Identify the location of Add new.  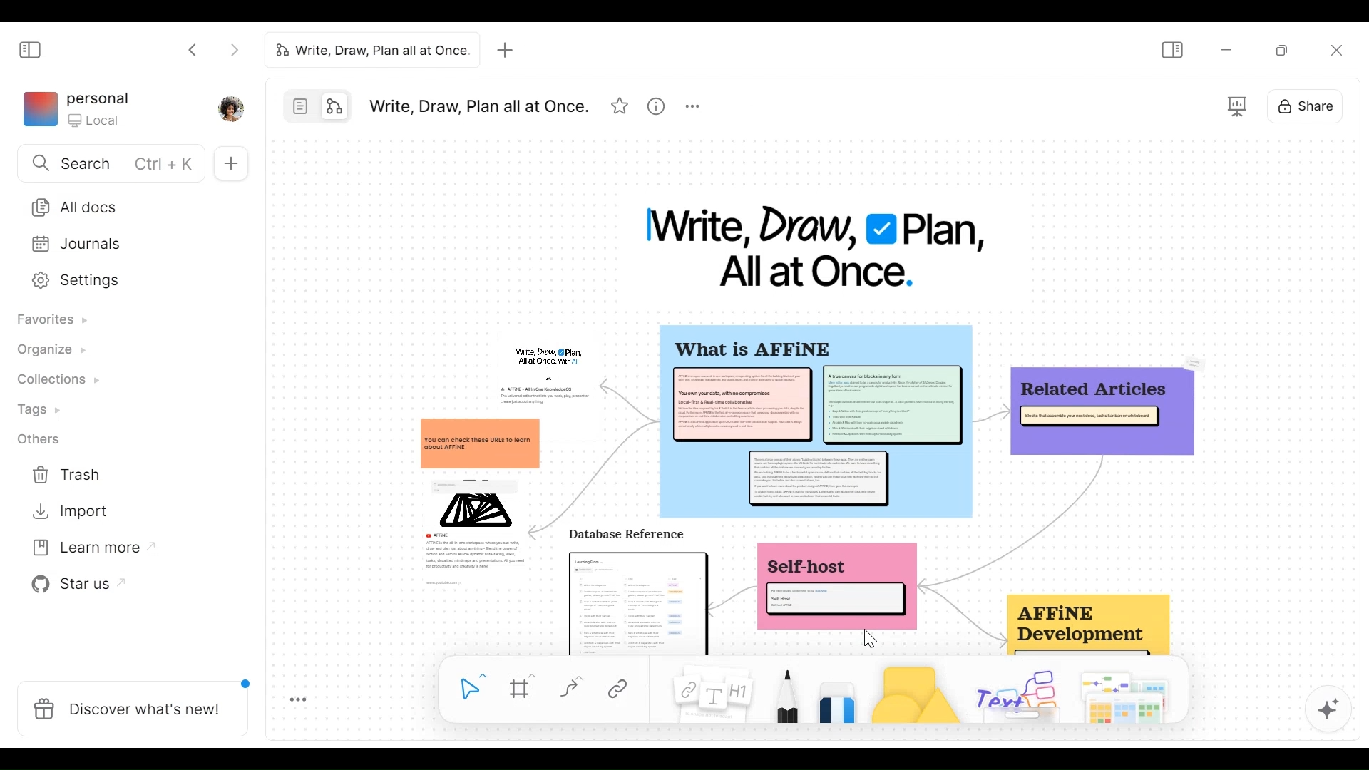
(230, 165).